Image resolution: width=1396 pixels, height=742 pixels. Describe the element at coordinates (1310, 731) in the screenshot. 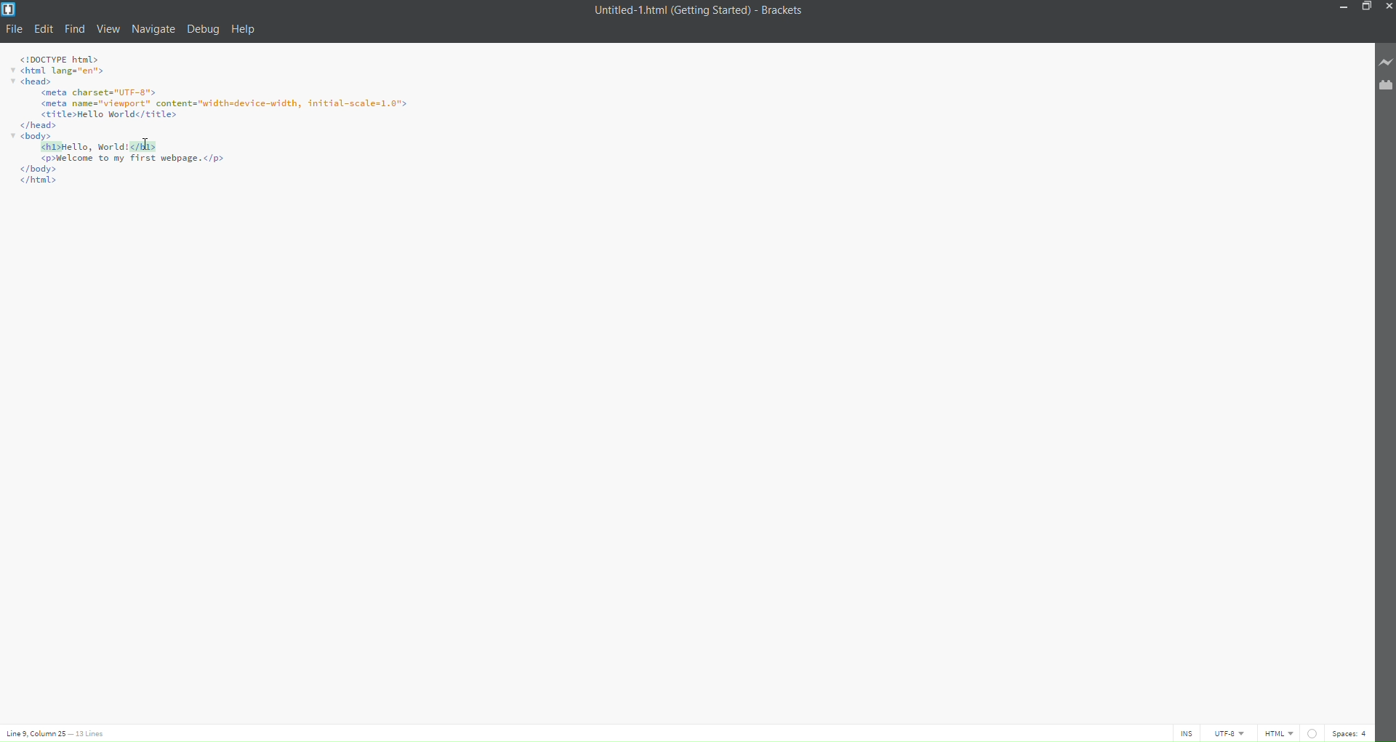

I see `linting` at that location.